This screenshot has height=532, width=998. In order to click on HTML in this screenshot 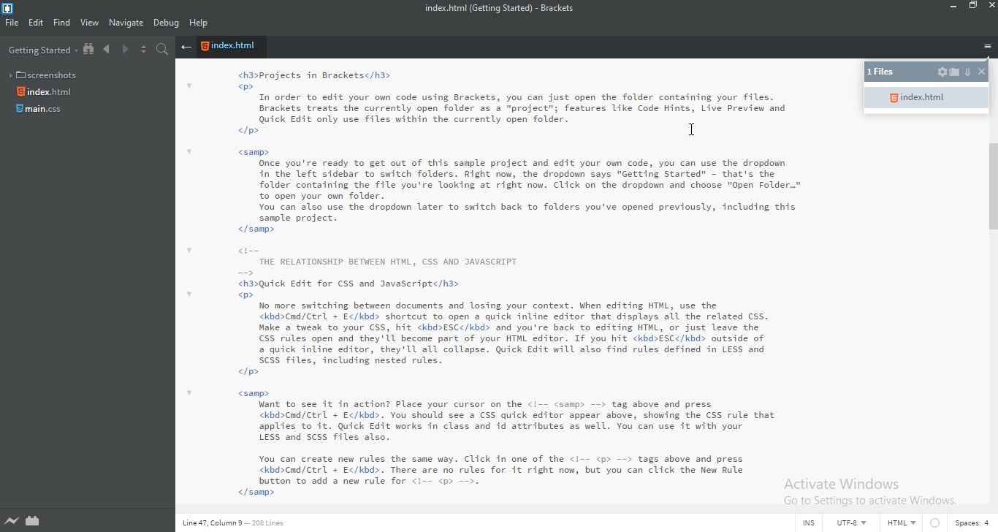, I will do `click(904, 525)`.